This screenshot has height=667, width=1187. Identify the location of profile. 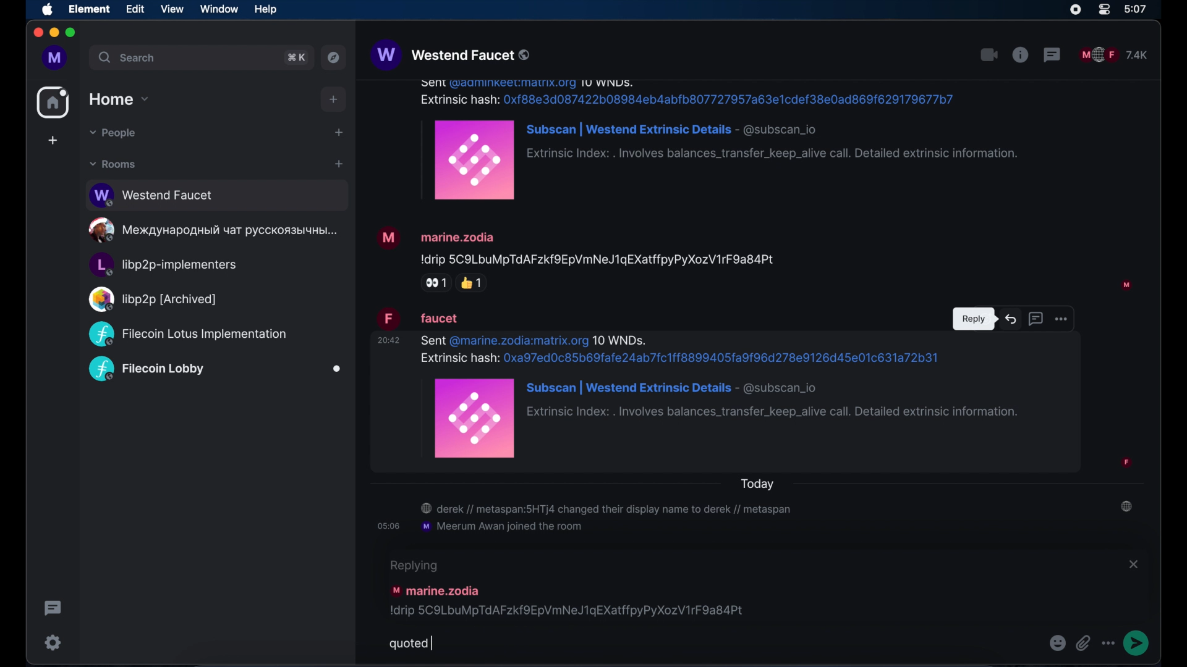
(54, 57).